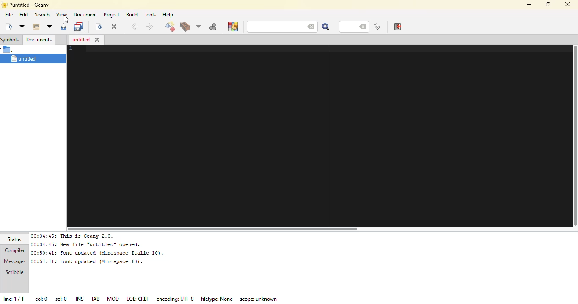 The image size is (578, 304). What do you see at coordinates (271, 27) in the screenshot?
I see `search` at bounding box center [271, 27].